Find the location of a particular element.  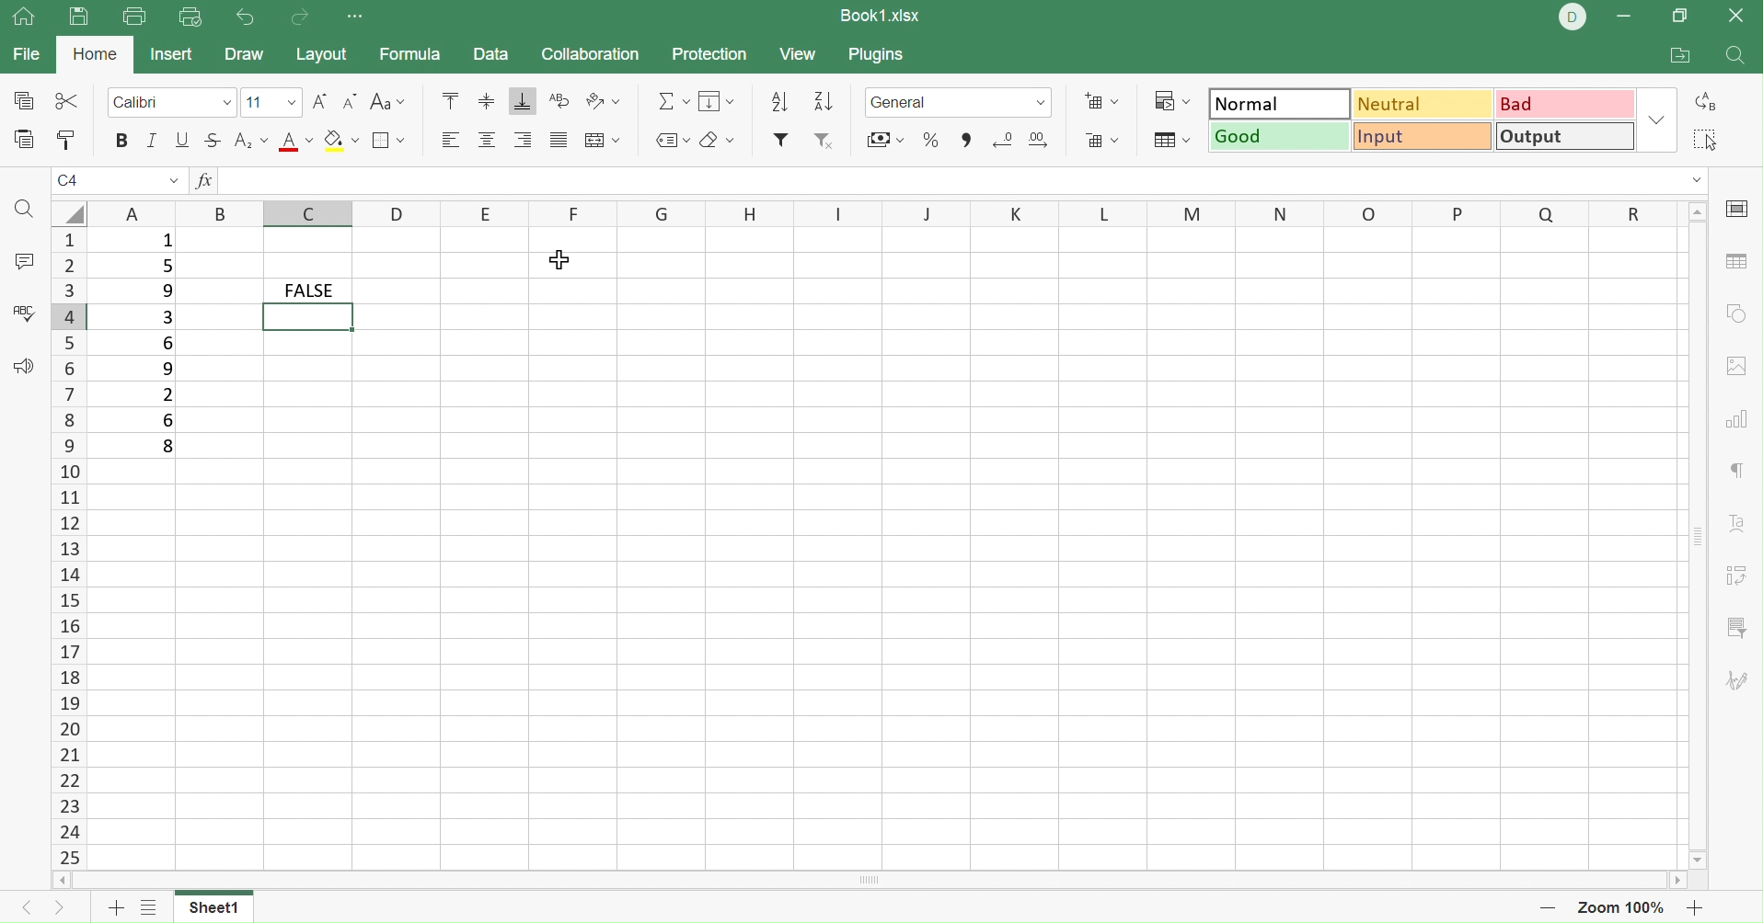

6 is located at coordinates (170, 343).